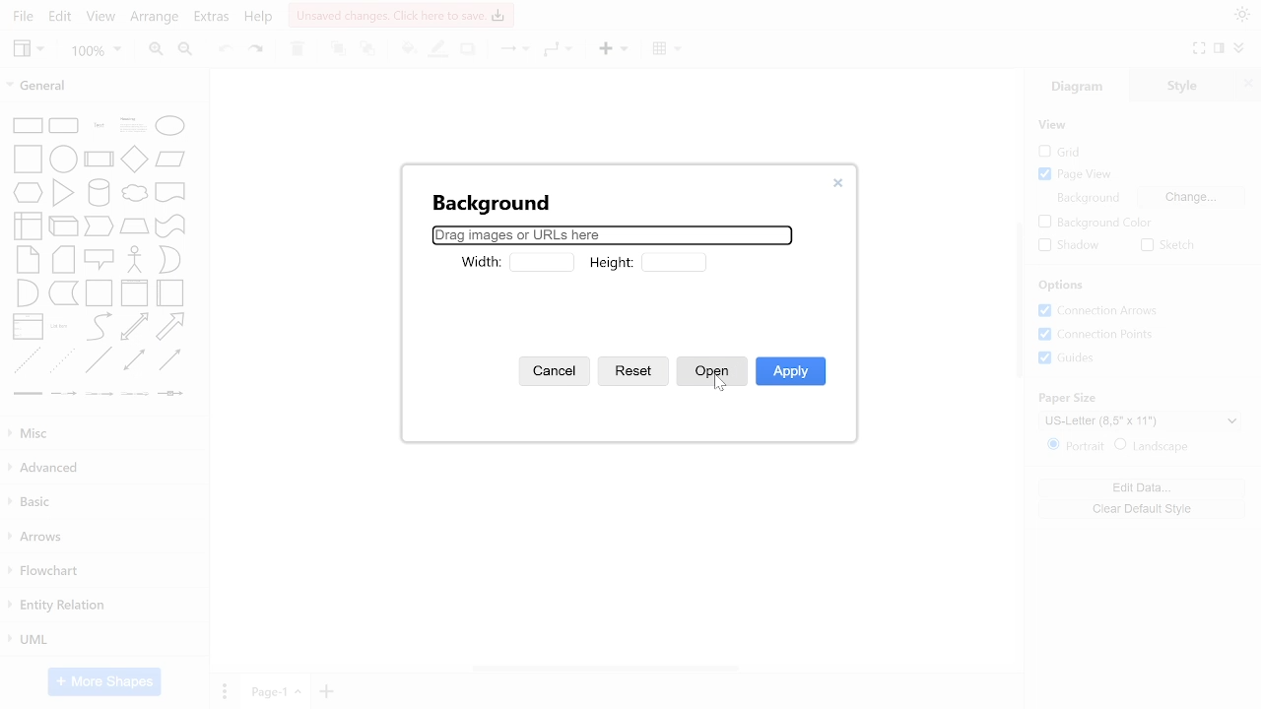 This screenshot has width=1261, height=709. What do you see at coordinates (487, 201) in the screenshot?
I see `Background` at bounding box center [487, 201].